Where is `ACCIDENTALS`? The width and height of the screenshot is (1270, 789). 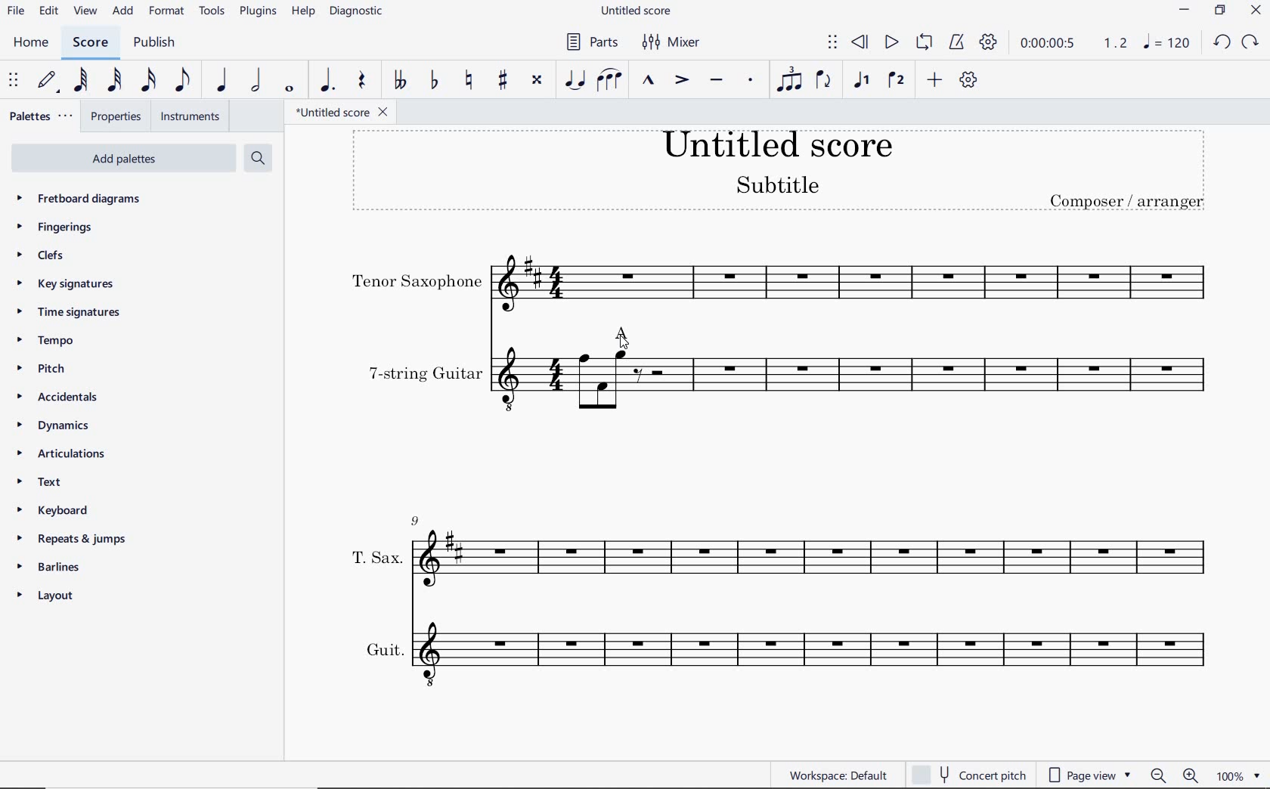 ACCIDENTALS is located at coordinates (70, 398).